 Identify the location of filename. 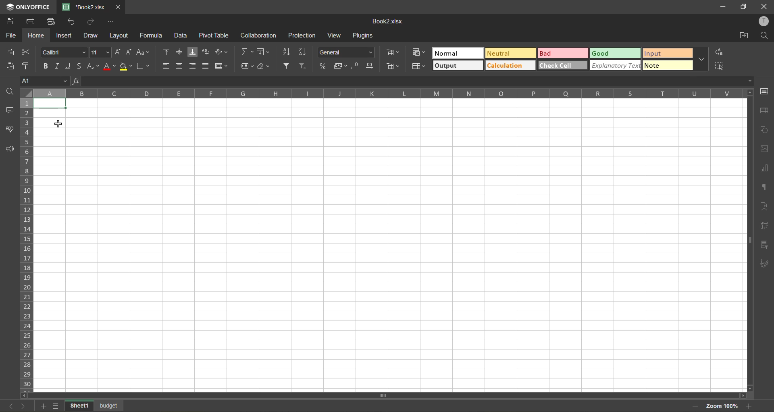
(389, 21).